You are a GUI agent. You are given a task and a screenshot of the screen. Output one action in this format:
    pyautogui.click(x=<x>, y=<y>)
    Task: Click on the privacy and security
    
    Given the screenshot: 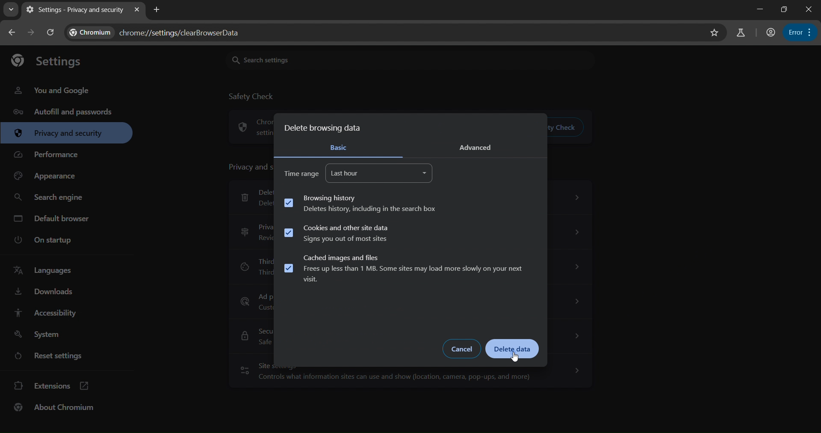 What is the action you would take?
    pyautogui.click(x=60, y=133)
    